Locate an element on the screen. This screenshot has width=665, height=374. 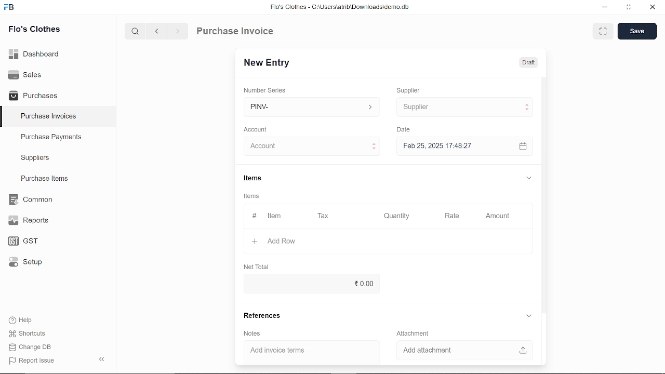
Suppliers is located at coordinates (35, 158).